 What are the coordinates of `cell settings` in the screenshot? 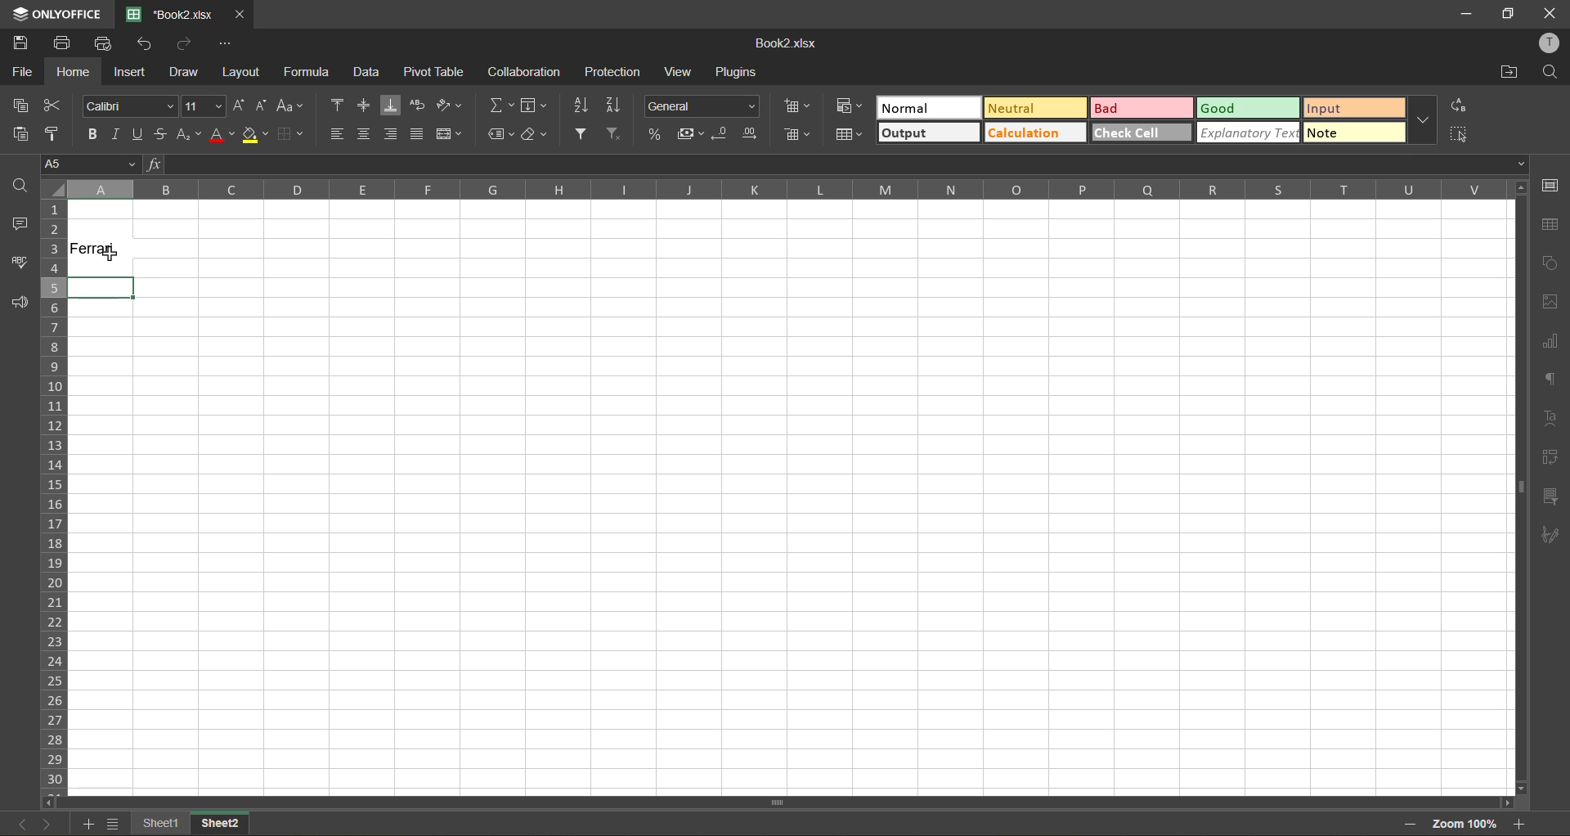 It's located at (1550, 185).